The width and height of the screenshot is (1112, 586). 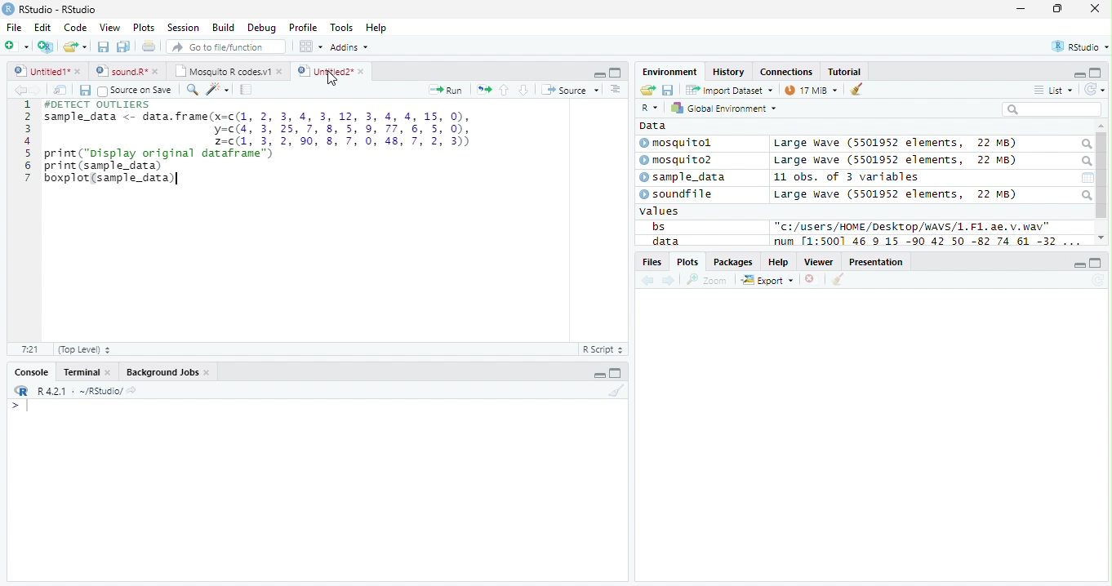 I want to click on Source on save, so click(x=135, y=91).